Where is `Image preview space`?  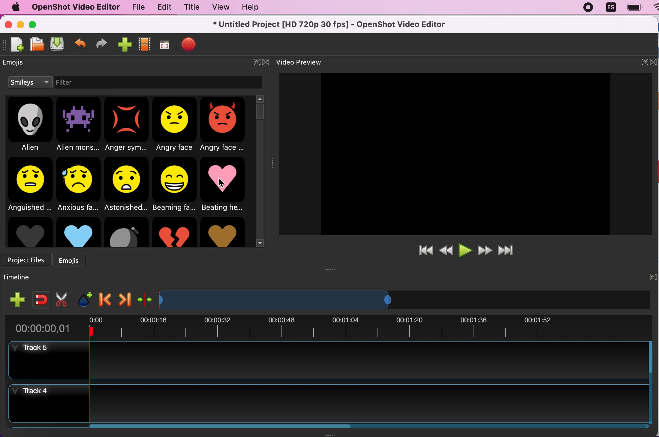
Image preview space is located at coordinates (464, 154).